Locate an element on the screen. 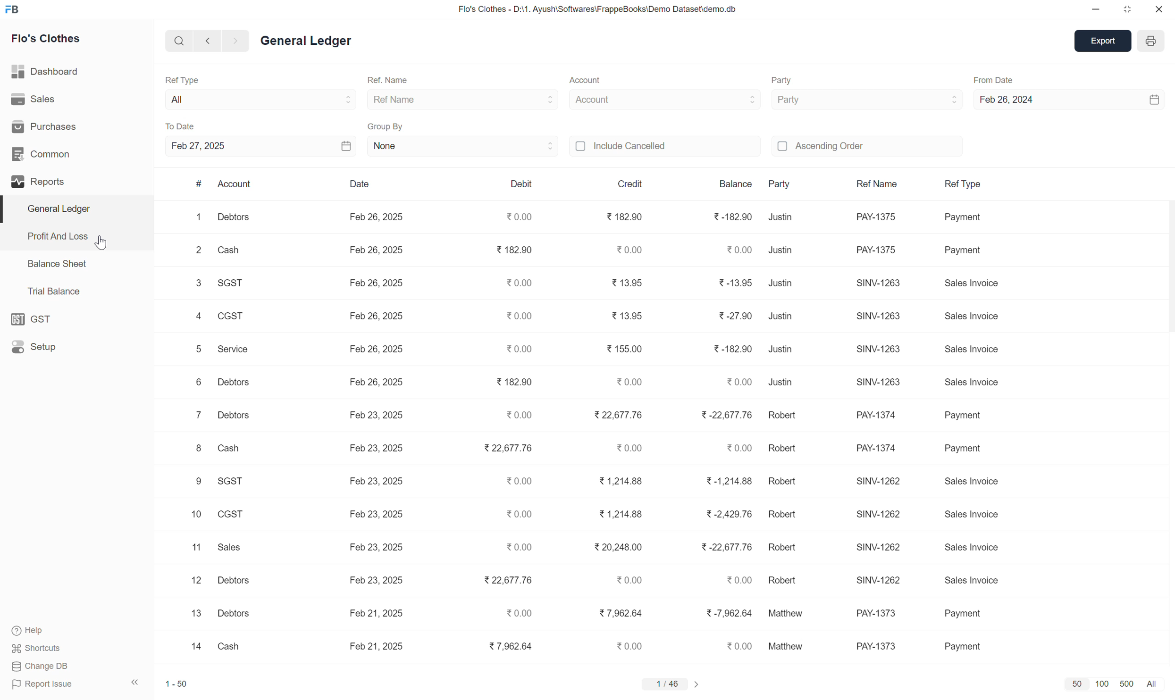  ₹-182.90 is located at coordinates (730, 217).